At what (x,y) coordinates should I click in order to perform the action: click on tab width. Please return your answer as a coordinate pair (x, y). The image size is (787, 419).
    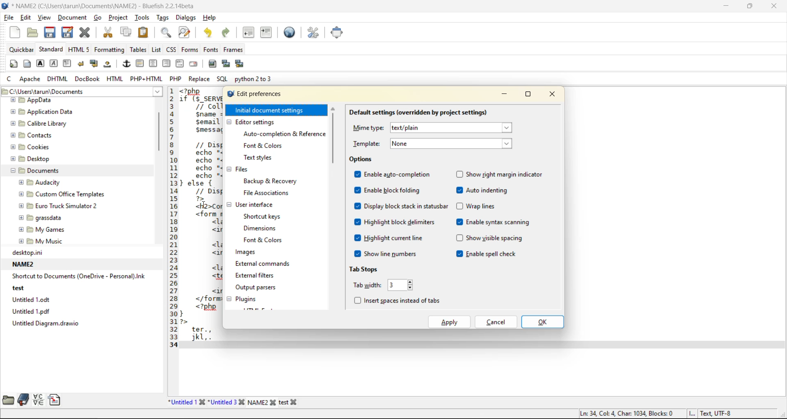
    Looking at the image, I should click on (381, 284).